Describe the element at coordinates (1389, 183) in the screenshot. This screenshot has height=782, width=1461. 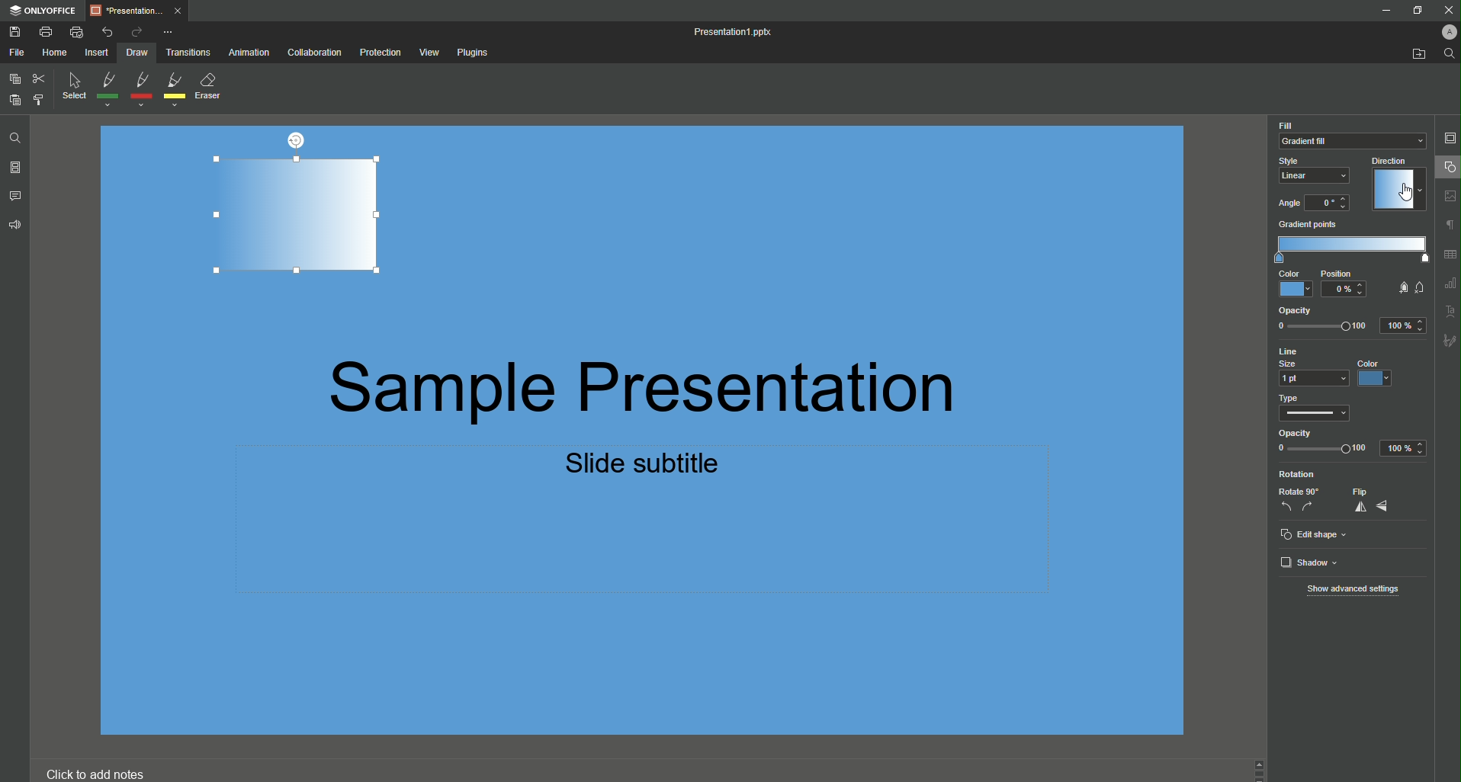
I see `Direction` at that location.